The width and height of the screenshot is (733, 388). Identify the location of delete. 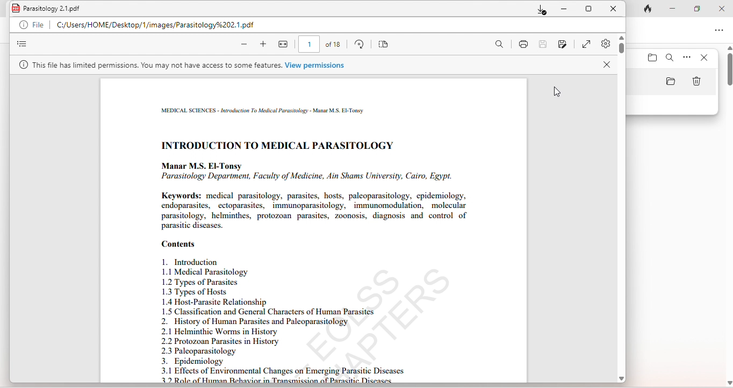
(699, 82).